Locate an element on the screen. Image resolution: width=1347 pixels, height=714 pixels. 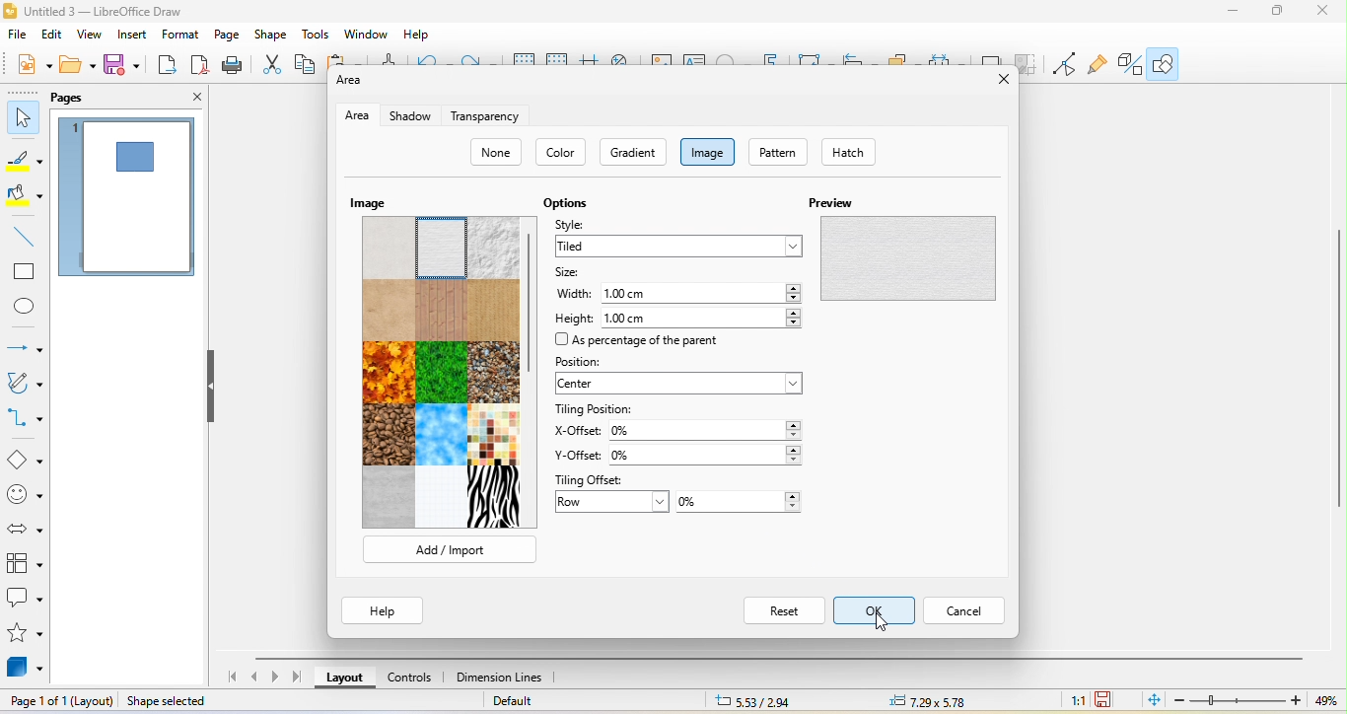
horizontal scroll bar is located at coordinates (783, 659).